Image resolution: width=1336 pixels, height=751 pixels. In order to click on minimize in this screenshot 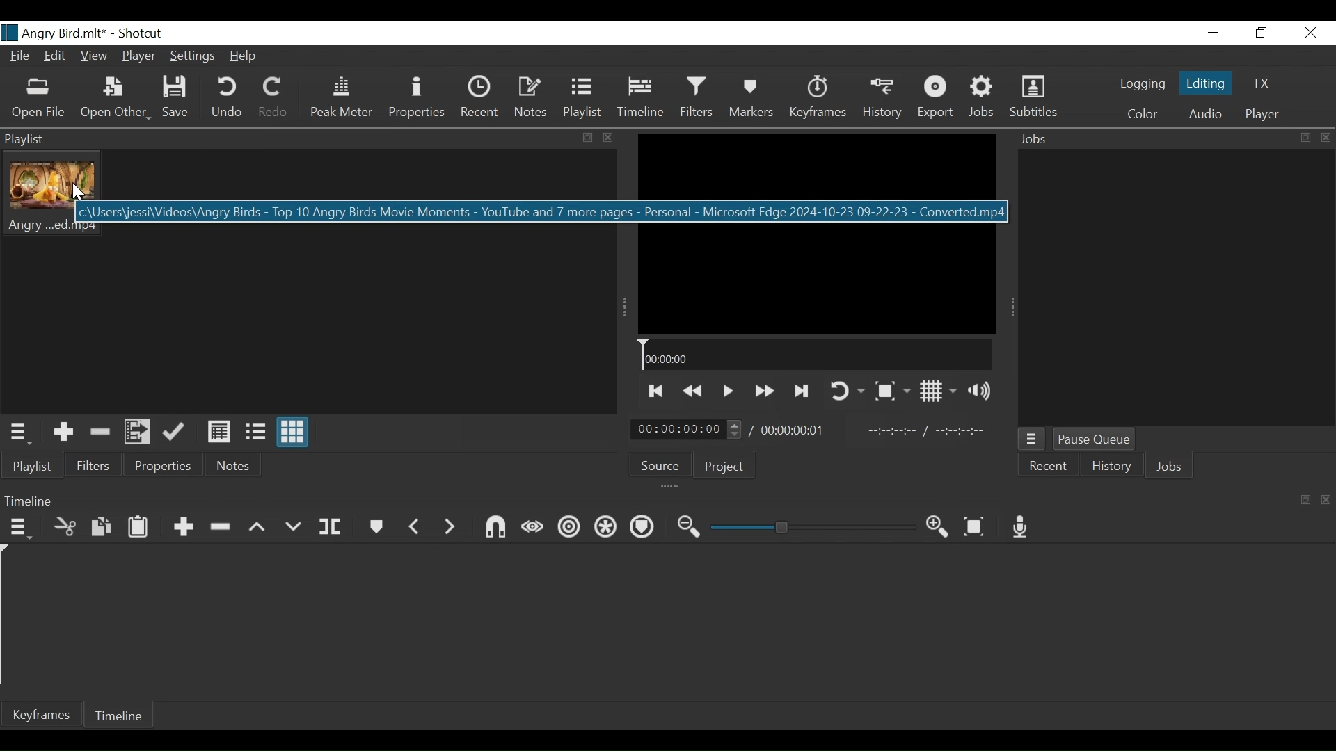, I will do `click(1214, 32)`.